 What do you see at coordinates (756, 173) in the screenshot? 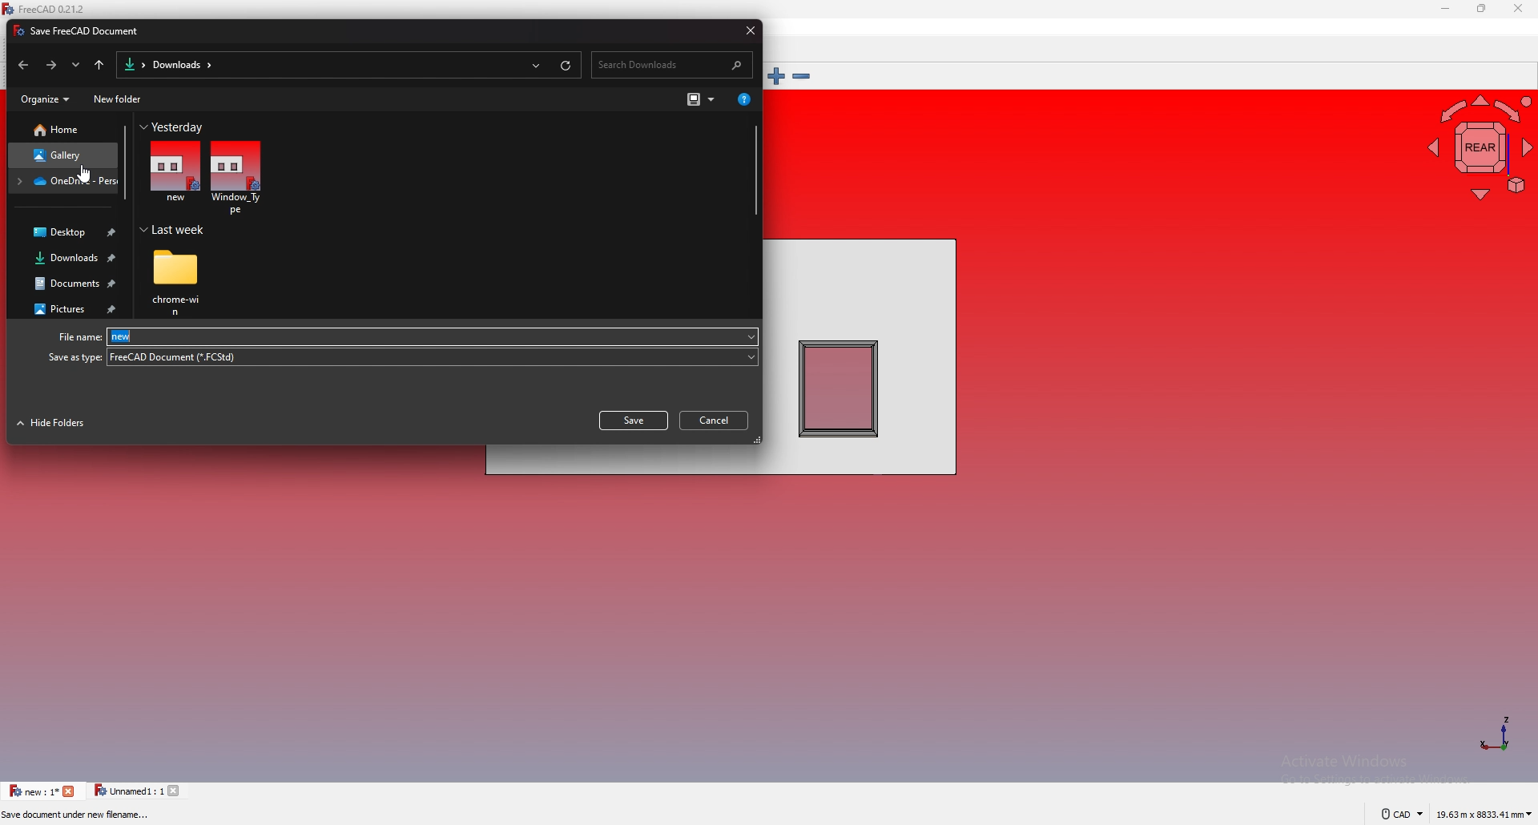
I see `scroll bar` at bounding box center [756, 173].